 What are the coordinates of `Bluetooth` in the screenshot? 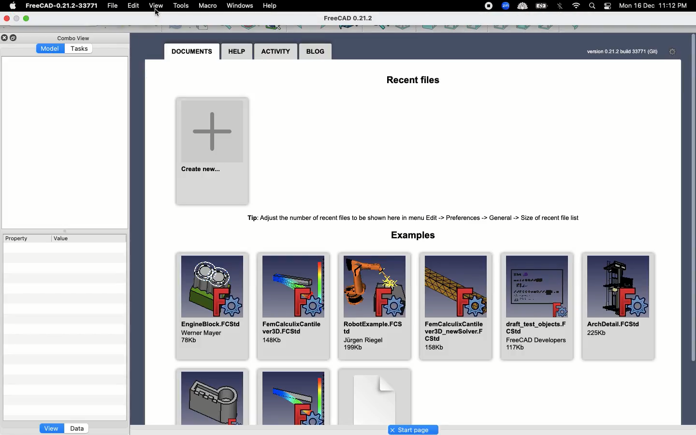 It's located at (560, 8).